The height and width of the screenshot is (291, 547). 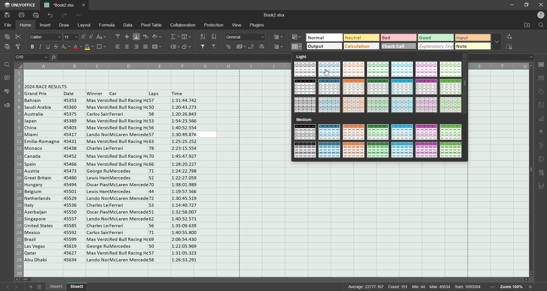 What do you see at coordinates (329, 104) in the screenshot?
I see `table style light 16` at bounding box center [329, 104].